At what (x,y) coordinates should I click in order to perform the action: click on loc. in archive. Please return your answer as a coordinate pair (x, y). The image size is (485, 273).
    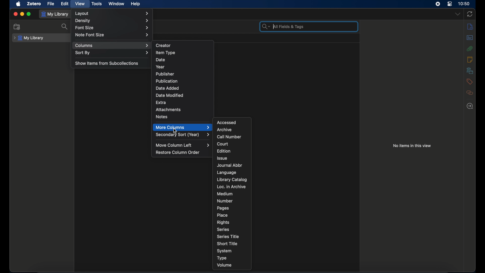
    Looking at the image, I should click on (232, 187).